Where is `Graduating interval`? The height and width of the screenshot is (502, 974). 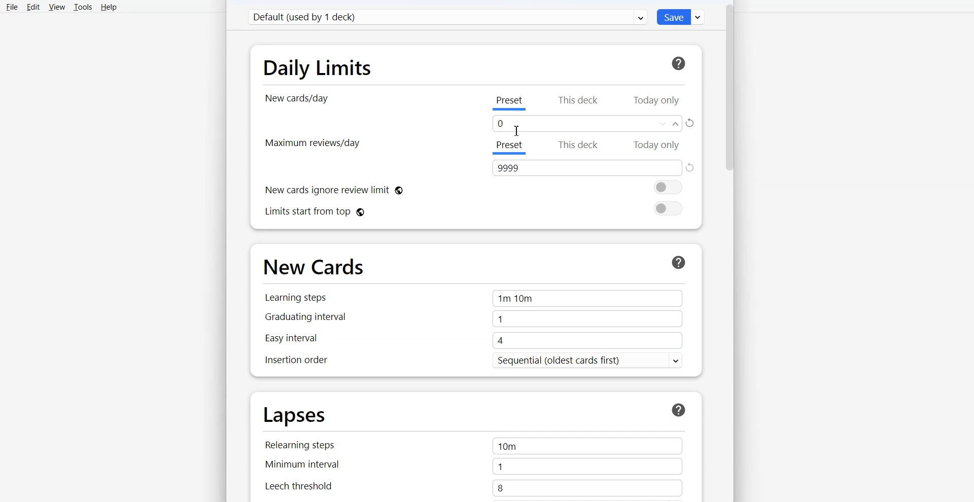 Graduating interval is located at coordinates (310, 319).